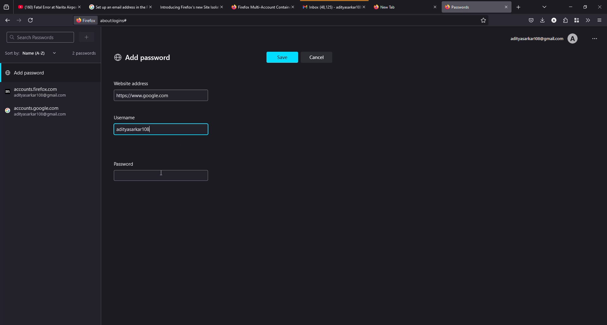  I want to click on www.google.com, so click(142, 95).